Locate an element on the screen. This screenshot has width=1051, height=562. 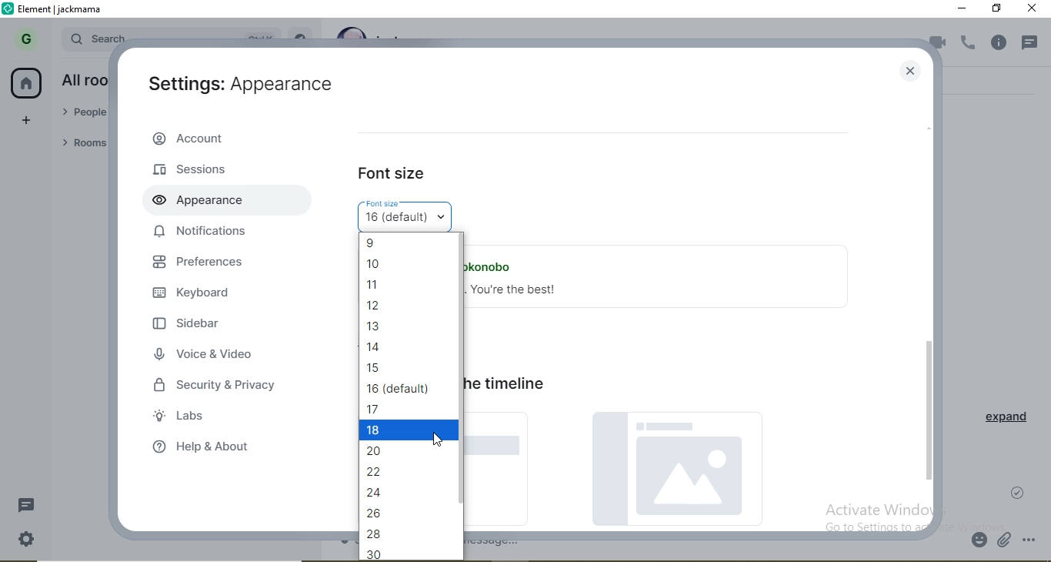
labs is located at coordinates (183, 414).